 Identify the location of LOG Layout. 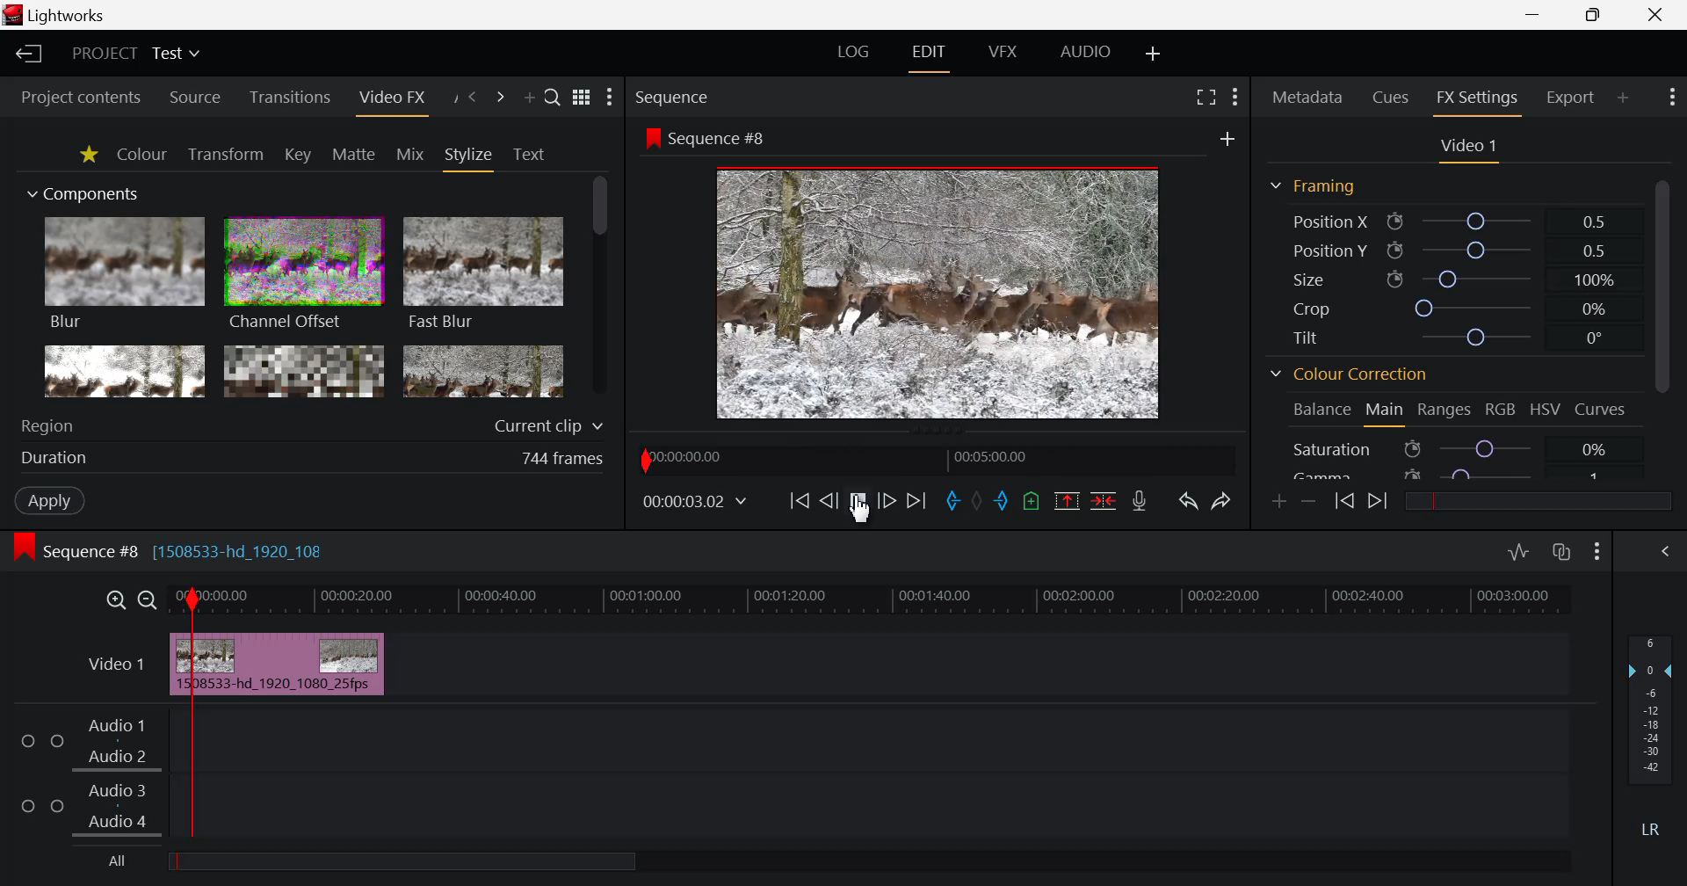
(854, 53).